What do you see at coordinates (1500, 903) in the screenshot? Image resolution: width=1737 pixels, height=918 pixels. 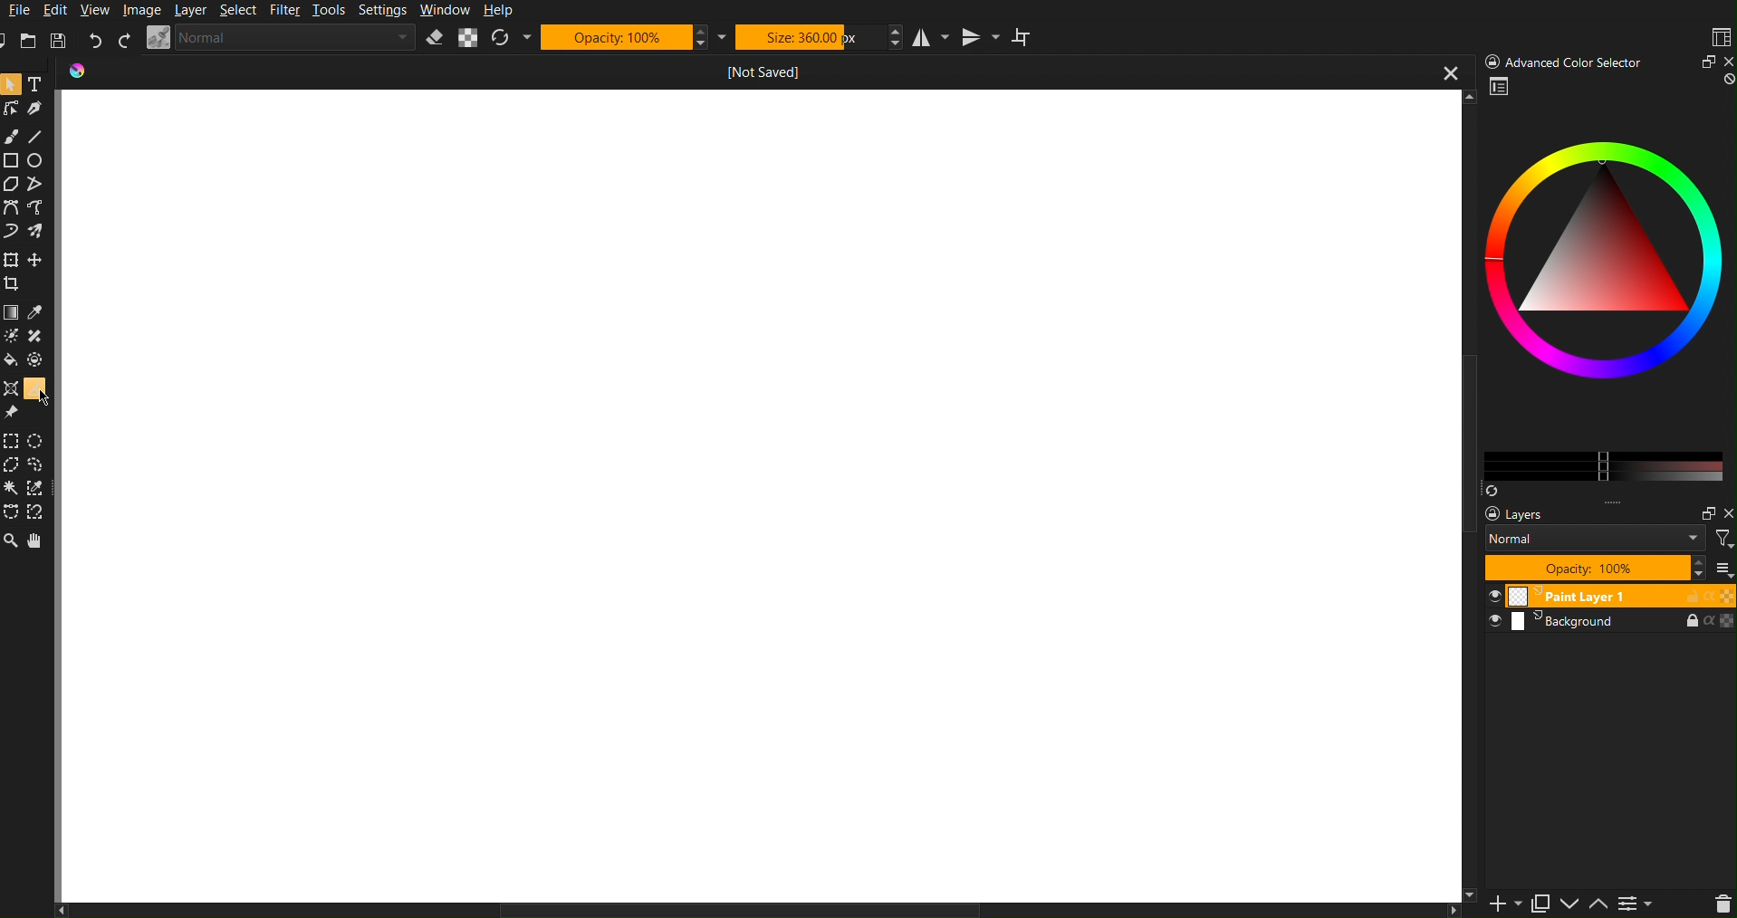 I see `New` at bounding box center [1500, 903].